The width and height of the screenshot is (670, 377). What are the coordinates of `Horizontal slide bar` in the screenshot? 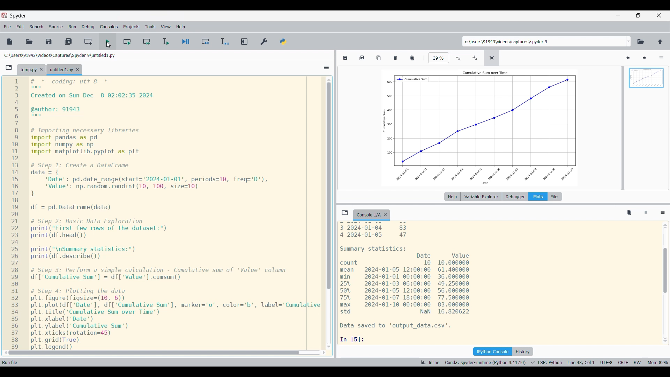 It's located at (165, 353).